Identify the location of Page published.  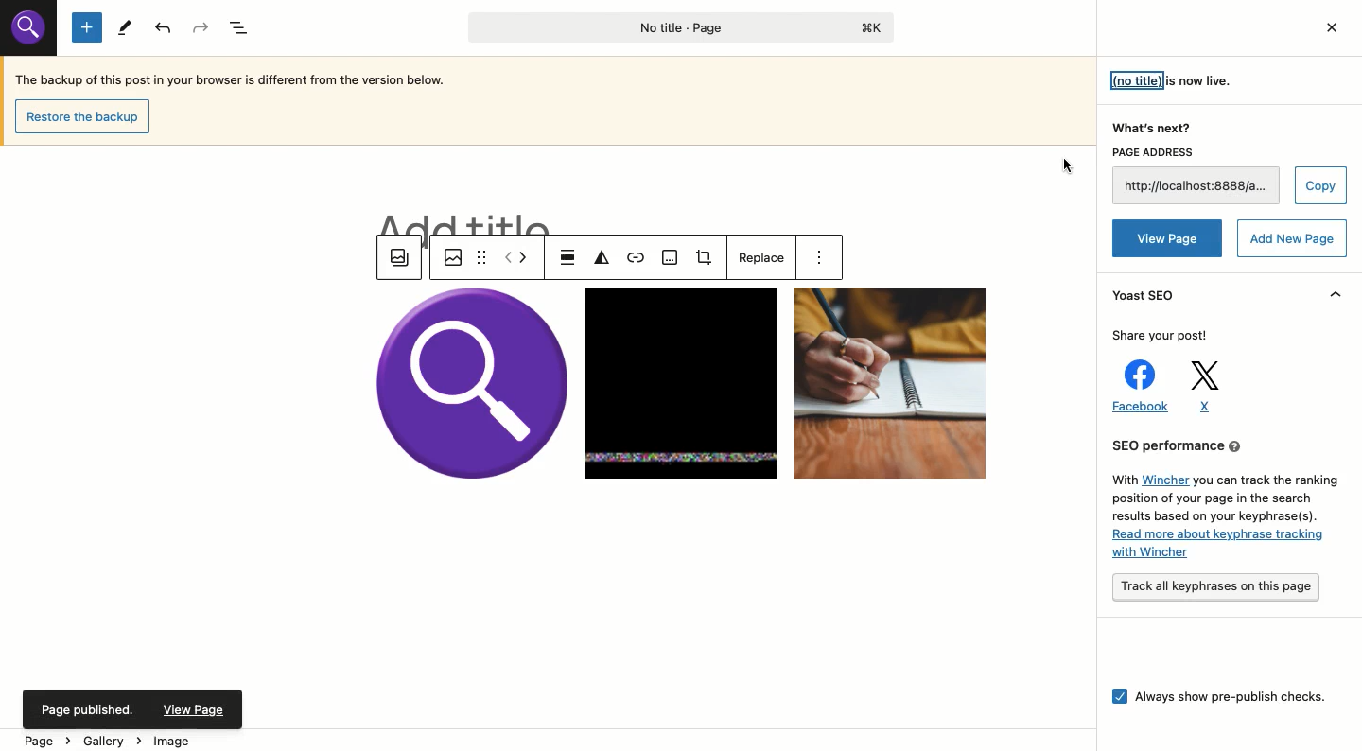
(132, 709).